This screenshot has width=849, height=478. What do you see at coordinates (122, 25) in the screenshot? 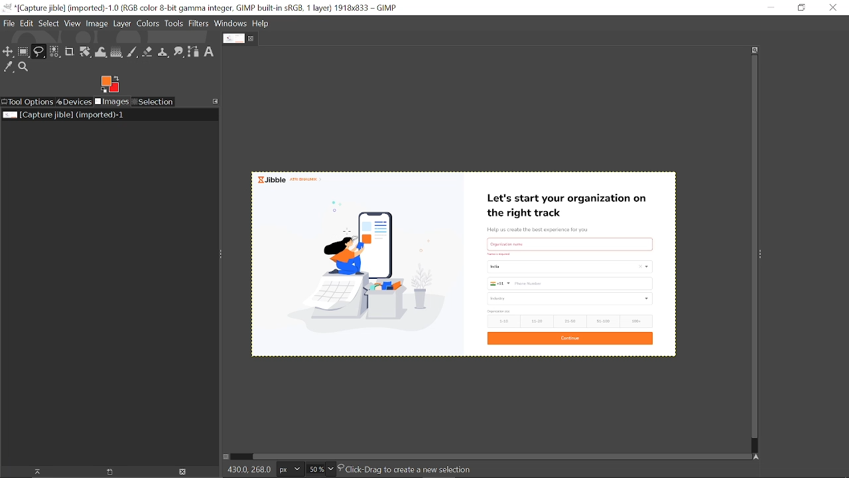
I see `Layer` at bounding box center [122, 25].